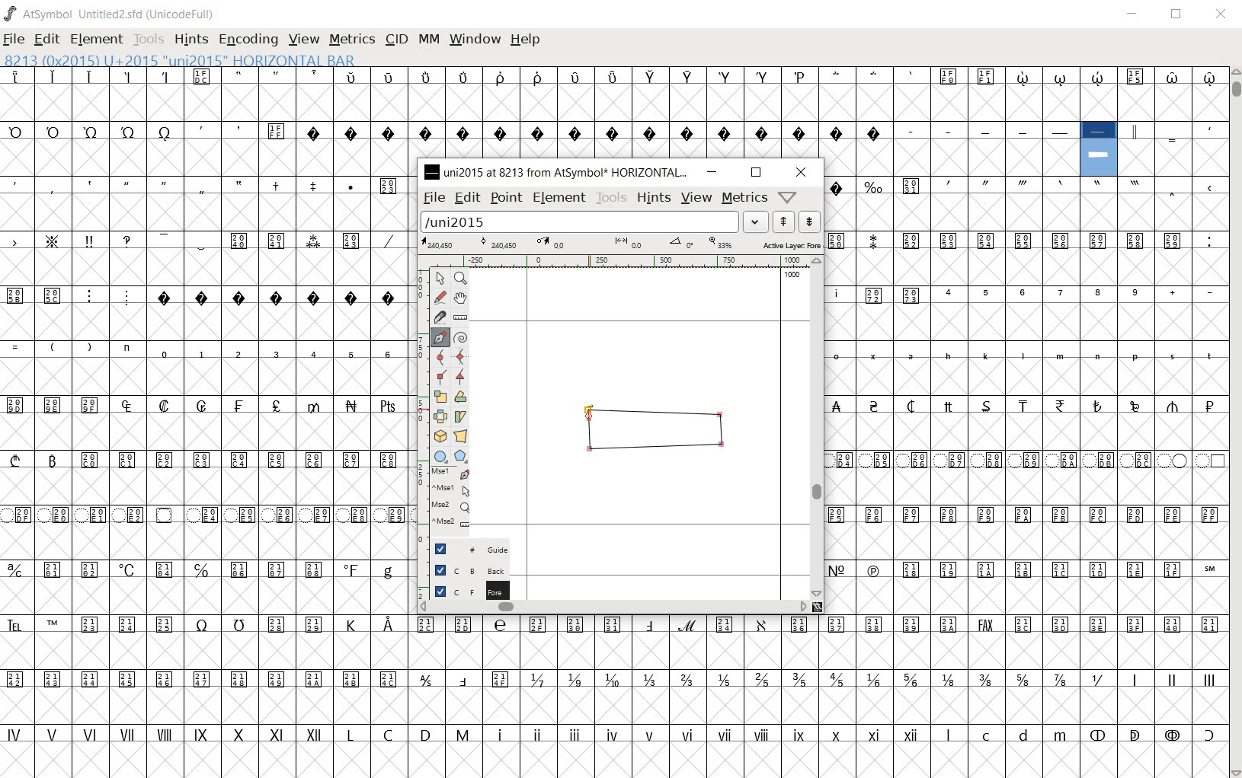 This screenshot has width=1242, height=778. Describe the element at coordinates (476, 39) in the screenshot. I see `WINDOW` at that location.